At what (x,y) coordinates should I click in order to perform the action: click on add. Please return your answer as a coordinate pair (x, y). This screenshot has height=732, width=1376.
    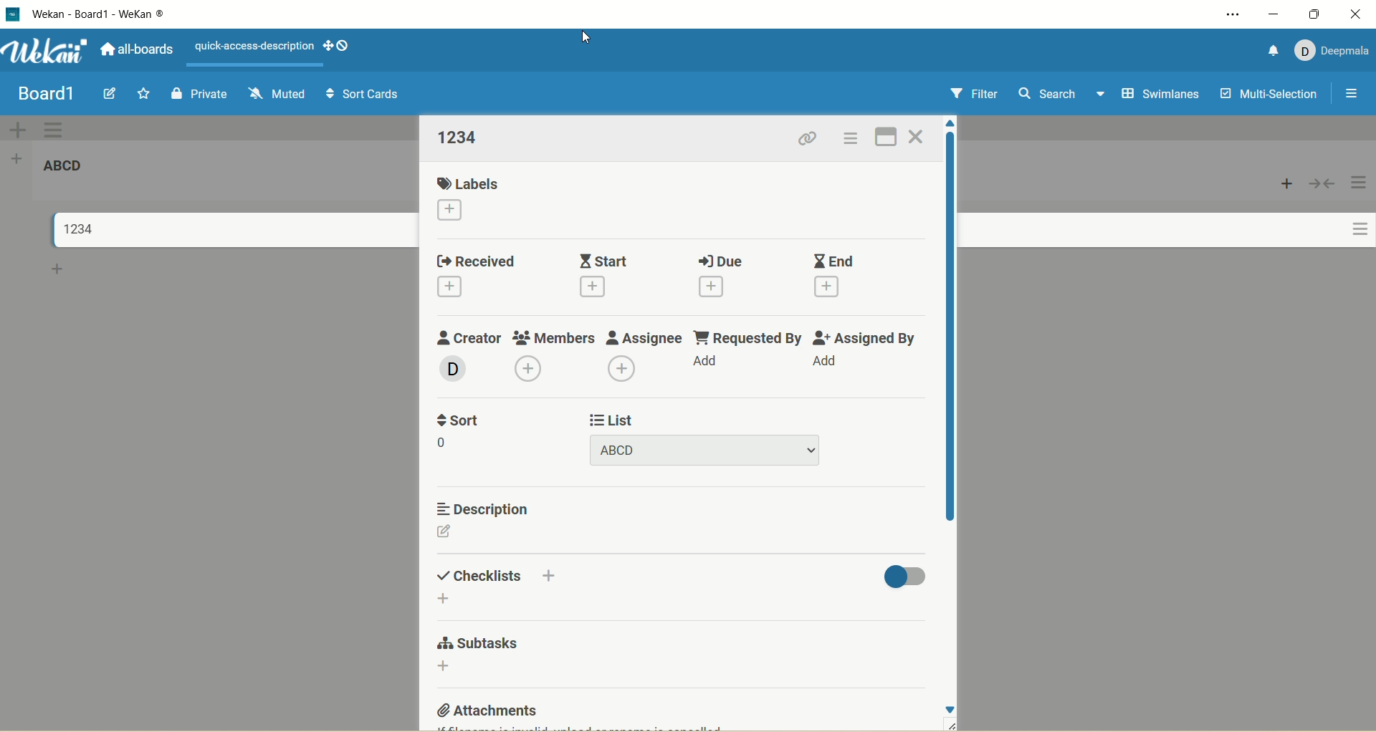
    Looking at the image, I should click on (447, 669).